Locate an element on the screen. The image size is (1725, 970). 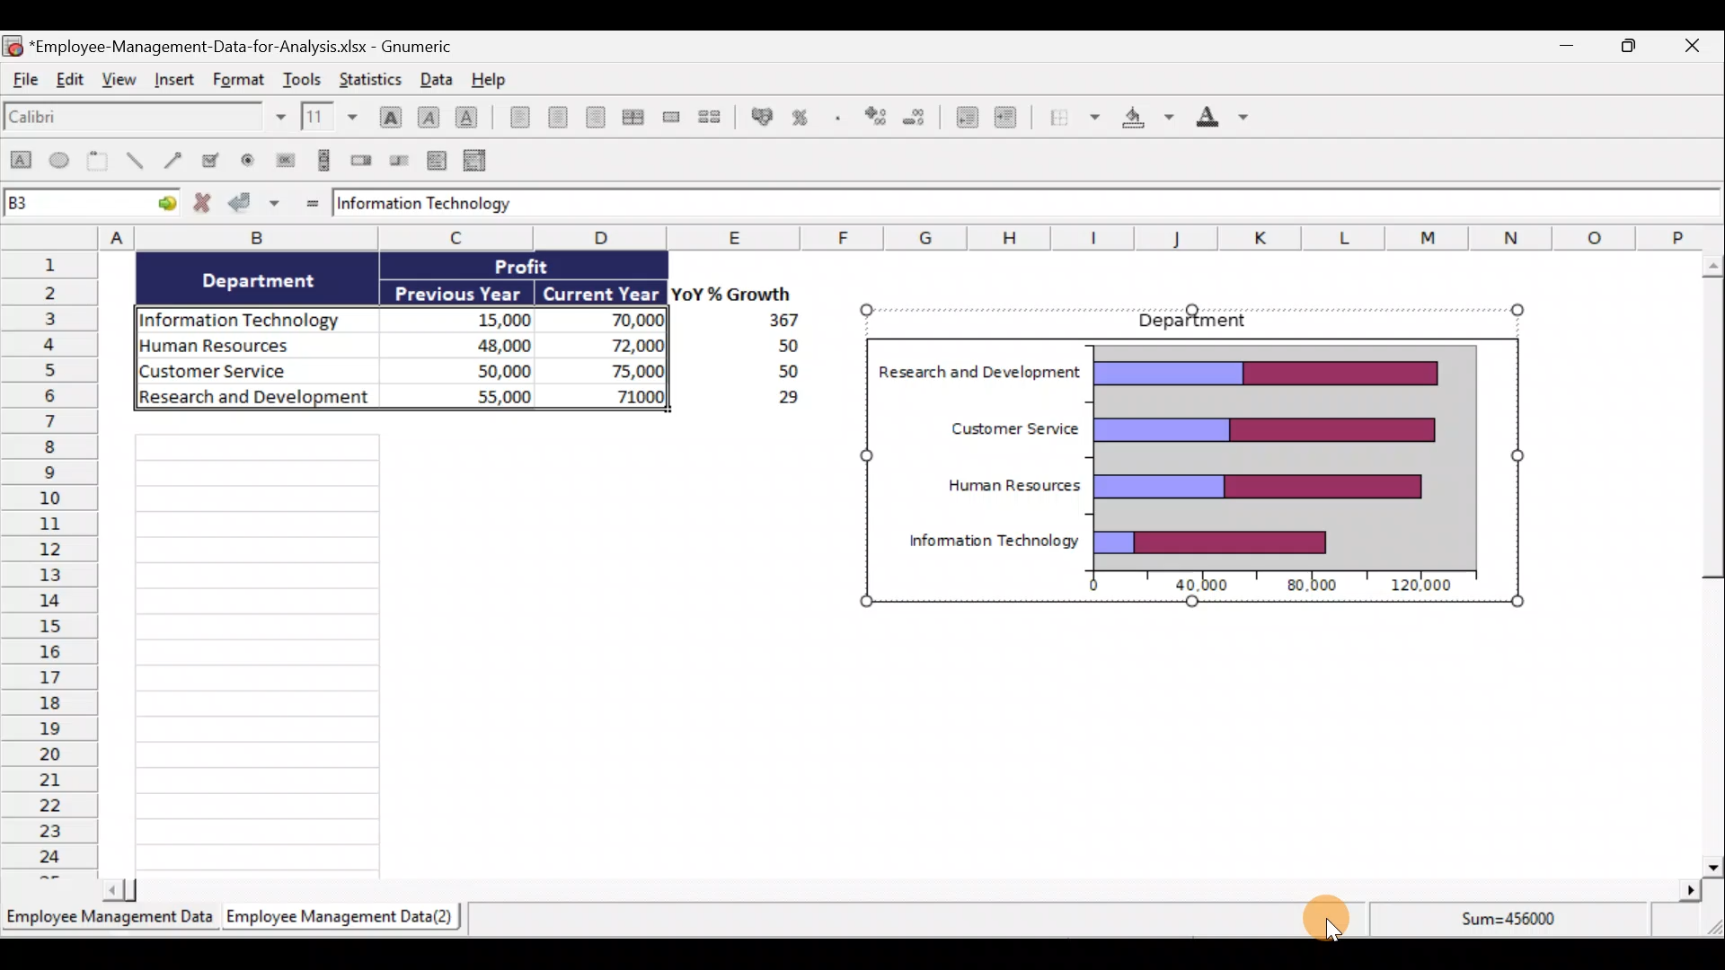
Sum=456000 is located at coordinates (1513, 927).